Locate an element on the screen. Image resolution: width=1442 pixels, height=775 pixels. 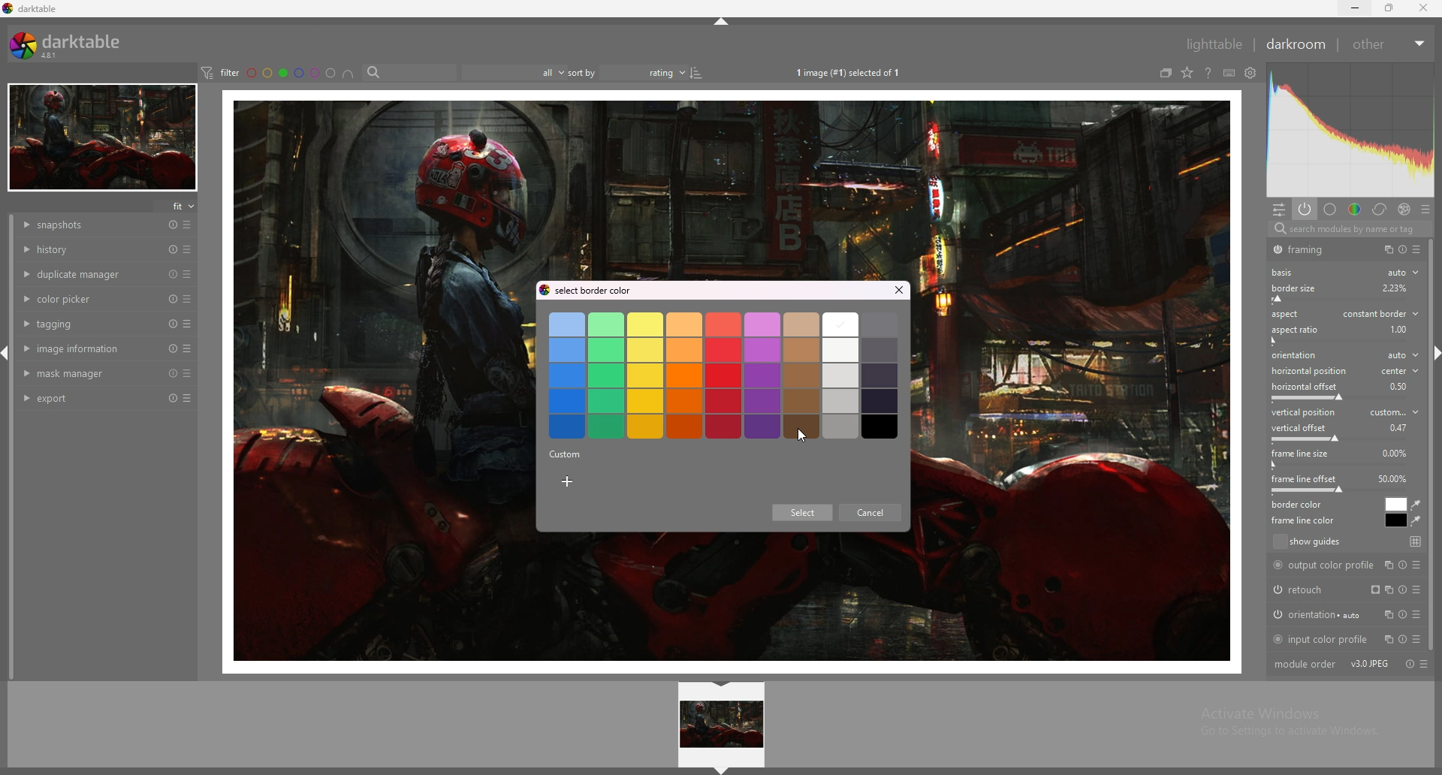
toggle is located at coordinates (1407, 664).